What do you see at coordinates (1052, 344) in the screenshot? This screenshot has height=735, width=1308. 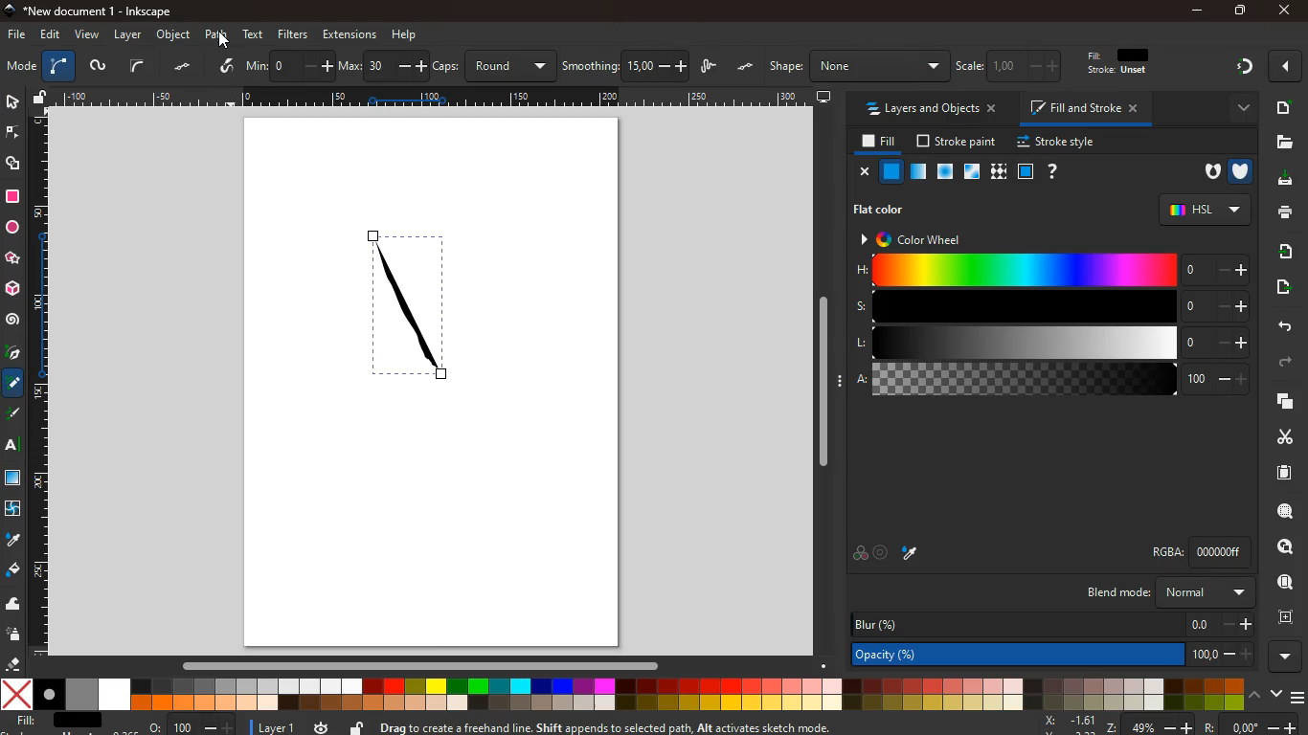 I see `l` at bounding box center [1052, 344].